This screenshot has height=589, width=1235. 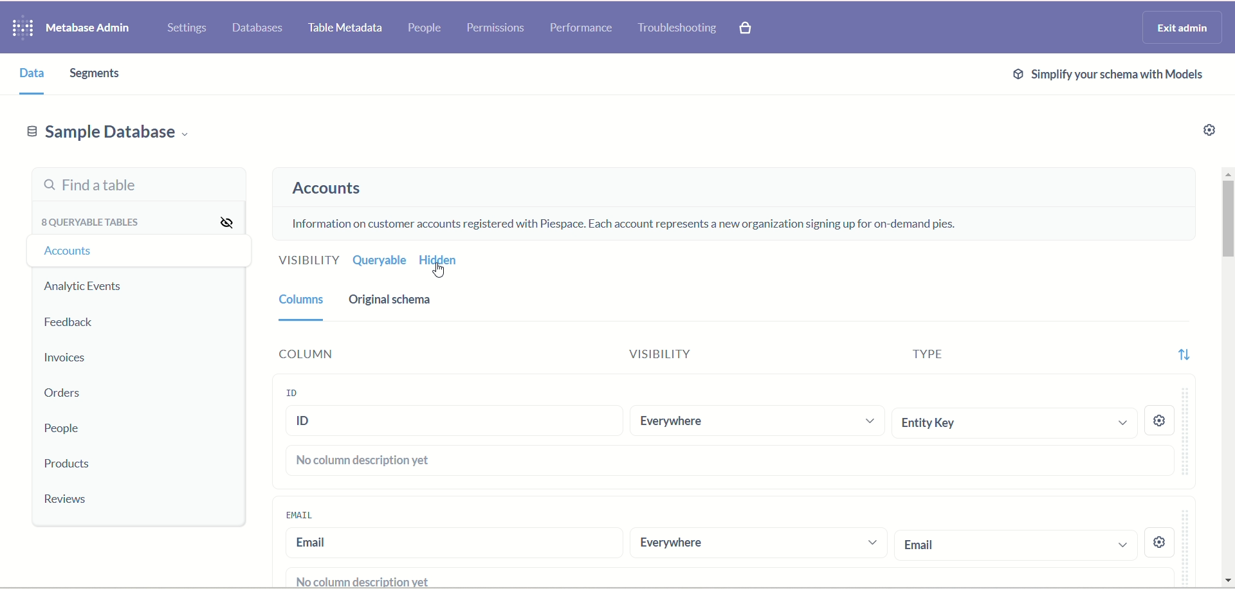 What do you see at coordinates (1178, 359) in the screenshot?
I see `sort` at bounding box center [1178, 359].